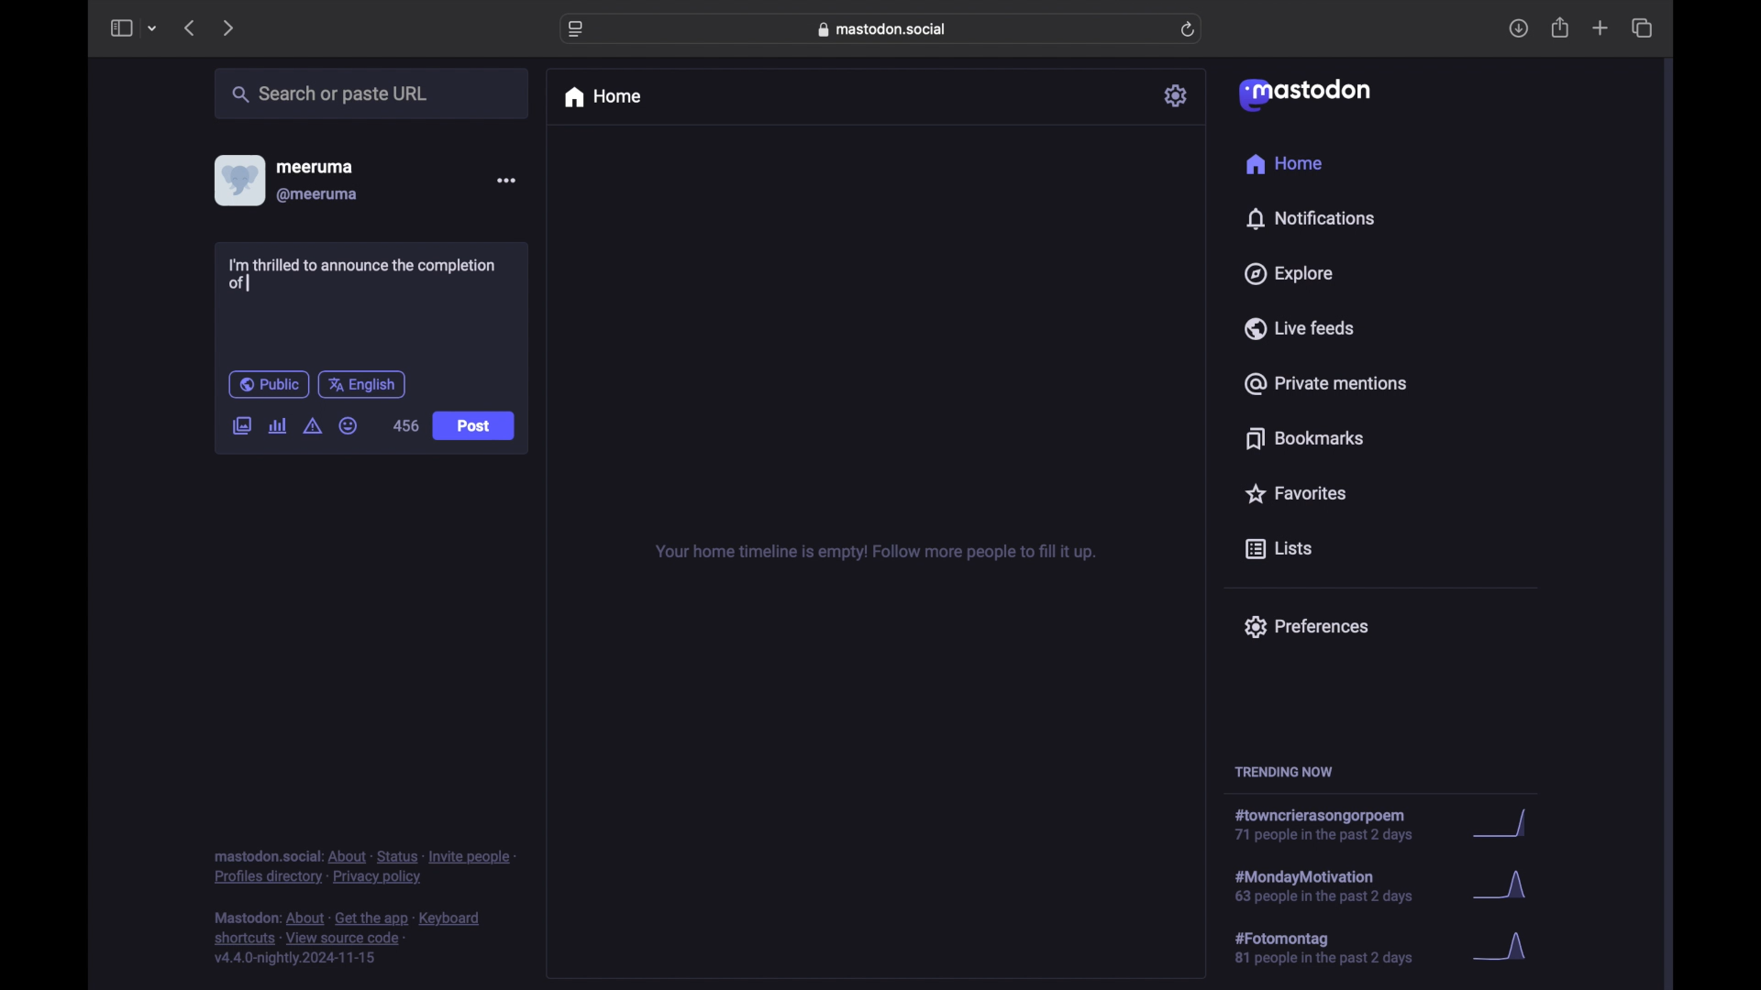 The image size is (1761, 990). Describe the element at coordinates (1290, 274) in the screenshot. I see `explore` at that location.